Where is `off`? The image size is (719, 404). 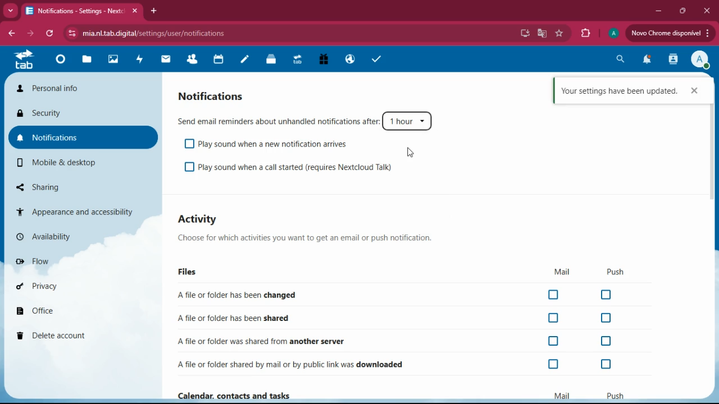 off is located at coordinates (553, 341).